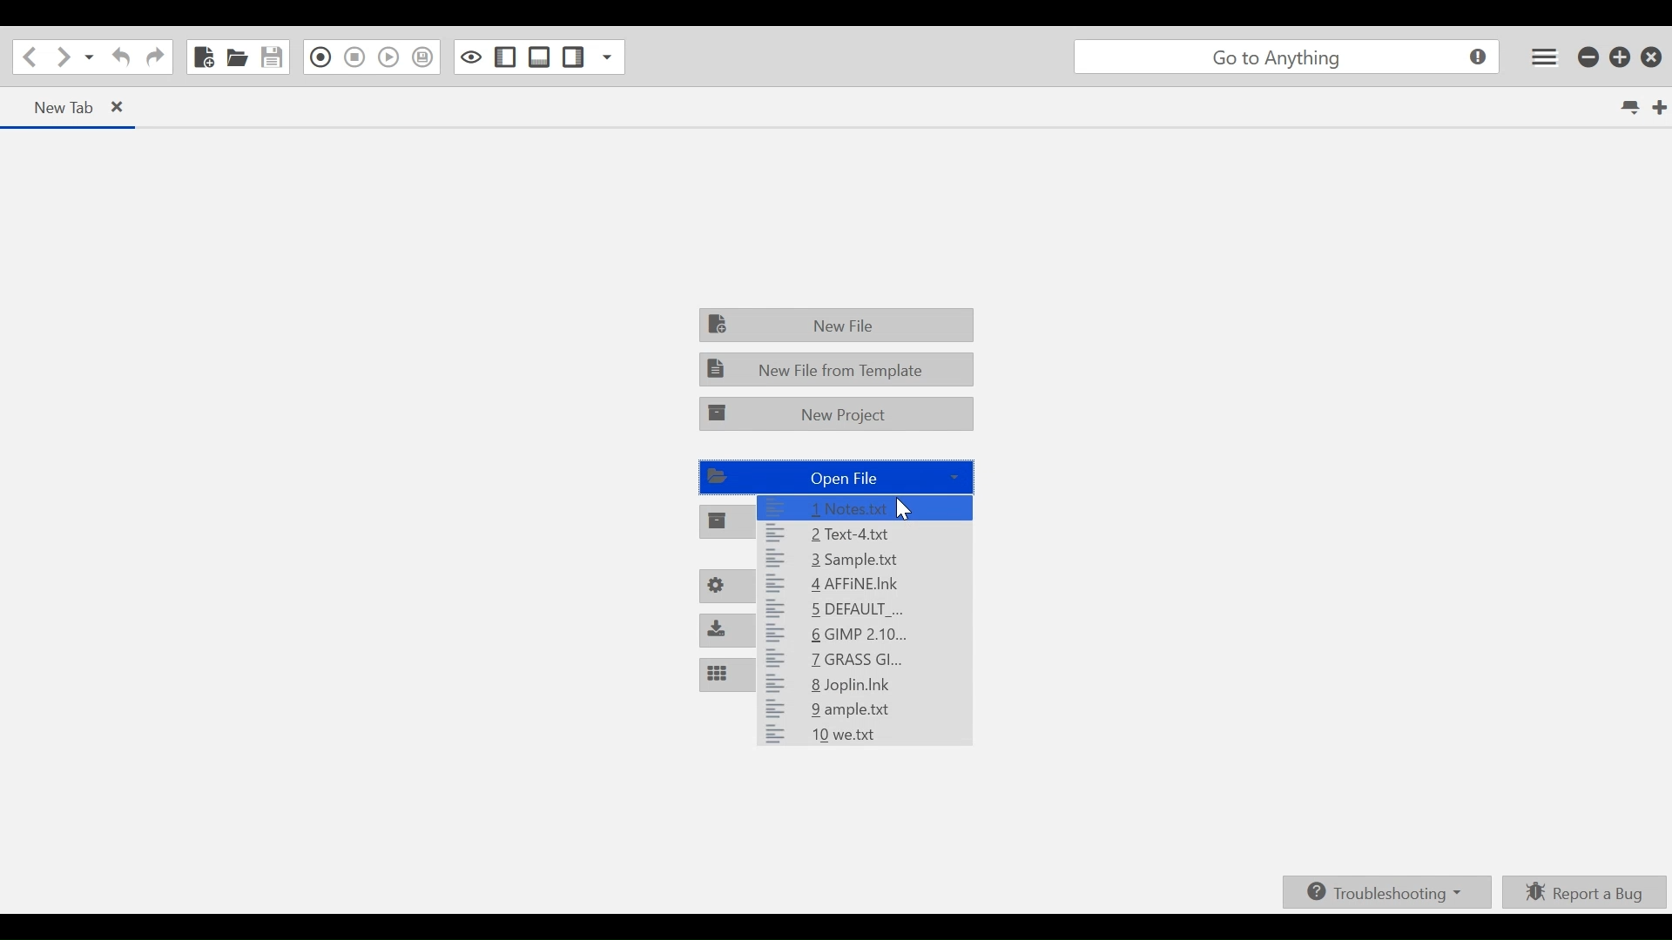 Image resolution: width=1672 pixels, height=940 pixels. I want to click on Open, so click(238, 57).